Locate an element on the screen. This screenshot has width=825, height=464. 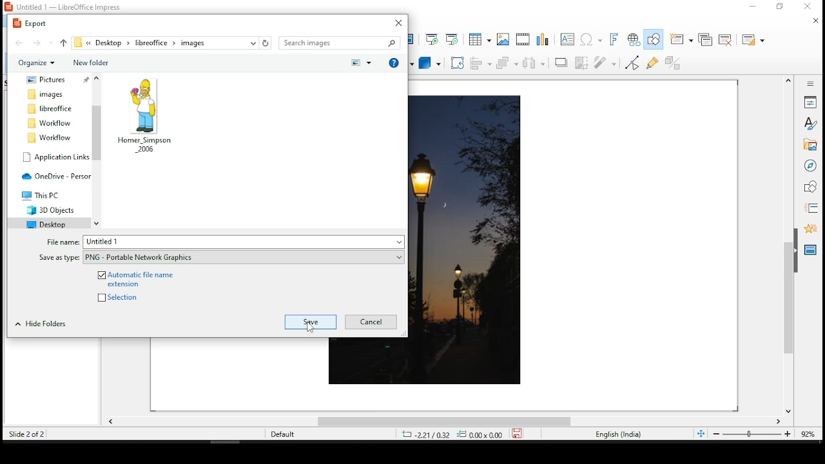
duplicate slide is located at coordinates (706, 41).